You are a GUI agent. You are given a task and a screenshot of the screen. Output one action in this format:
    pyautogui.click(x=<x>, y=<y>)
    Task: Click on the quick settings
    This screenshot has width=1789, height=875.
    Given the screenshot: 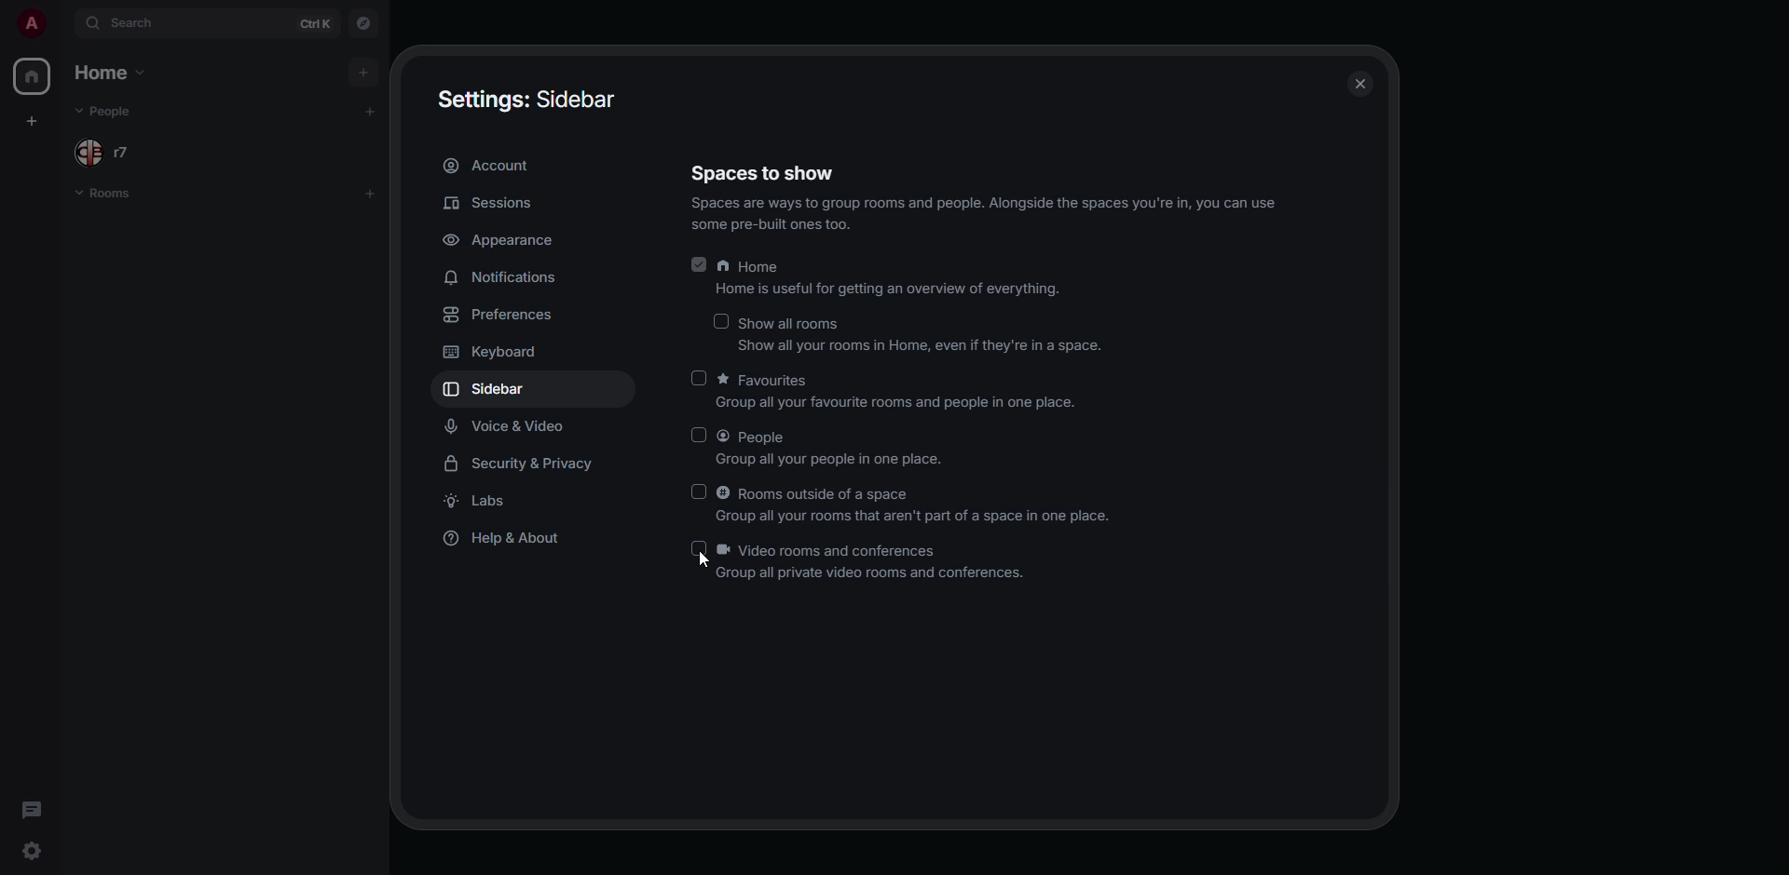 What is the action you would take?
    pyautogui.click(x=32, y=849)
    